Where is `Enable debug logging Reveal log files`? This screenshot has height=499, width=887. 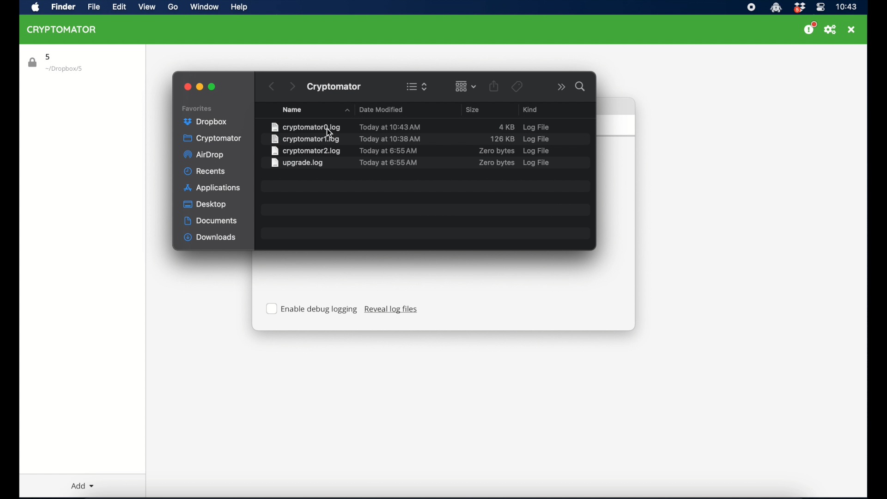 Enable debug logging Reveal log files is located at coordinates (344, 309).